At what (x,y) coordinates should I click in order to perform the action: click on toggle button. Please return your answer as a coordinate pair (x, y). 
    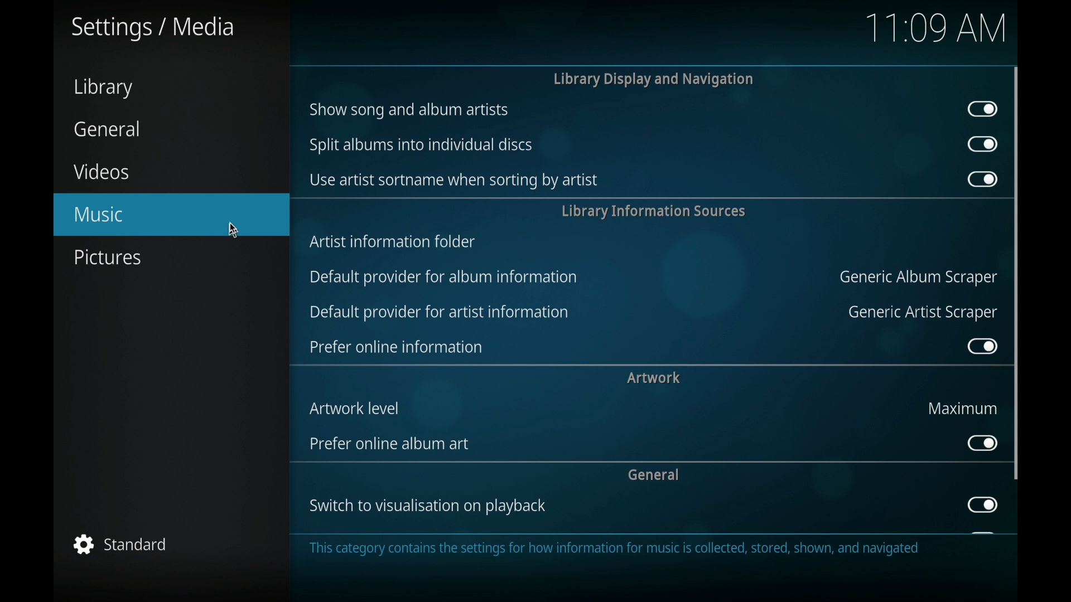
    Looking at the image, I should click on (983, 109).